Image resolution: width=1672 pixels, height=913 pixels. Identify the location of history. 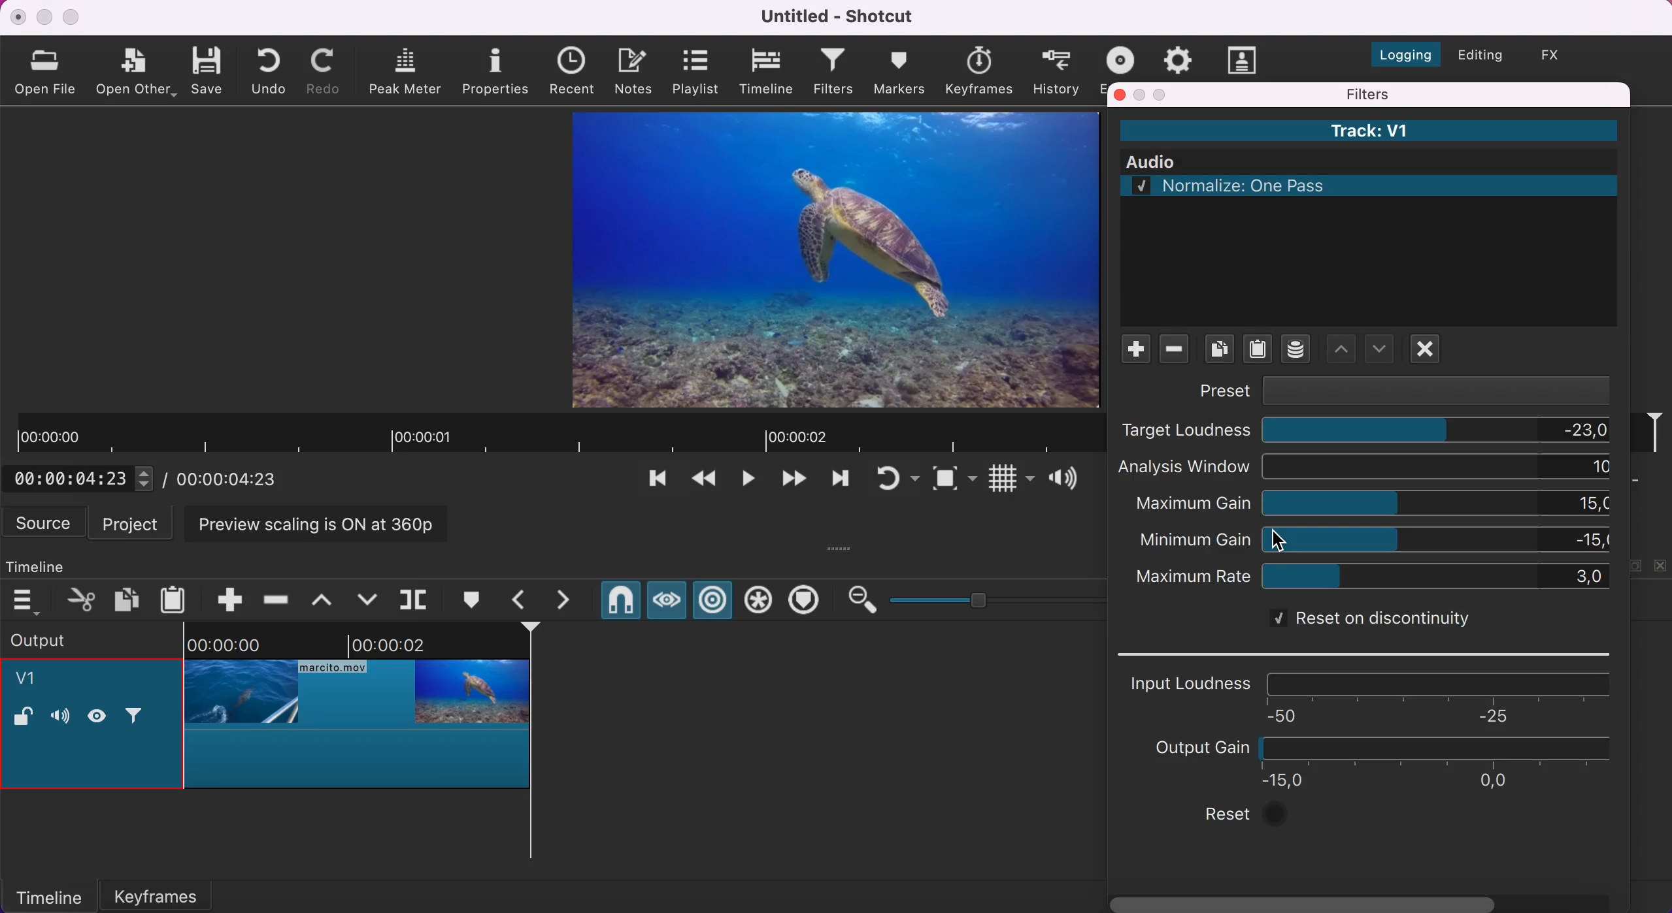
(1058, 71).